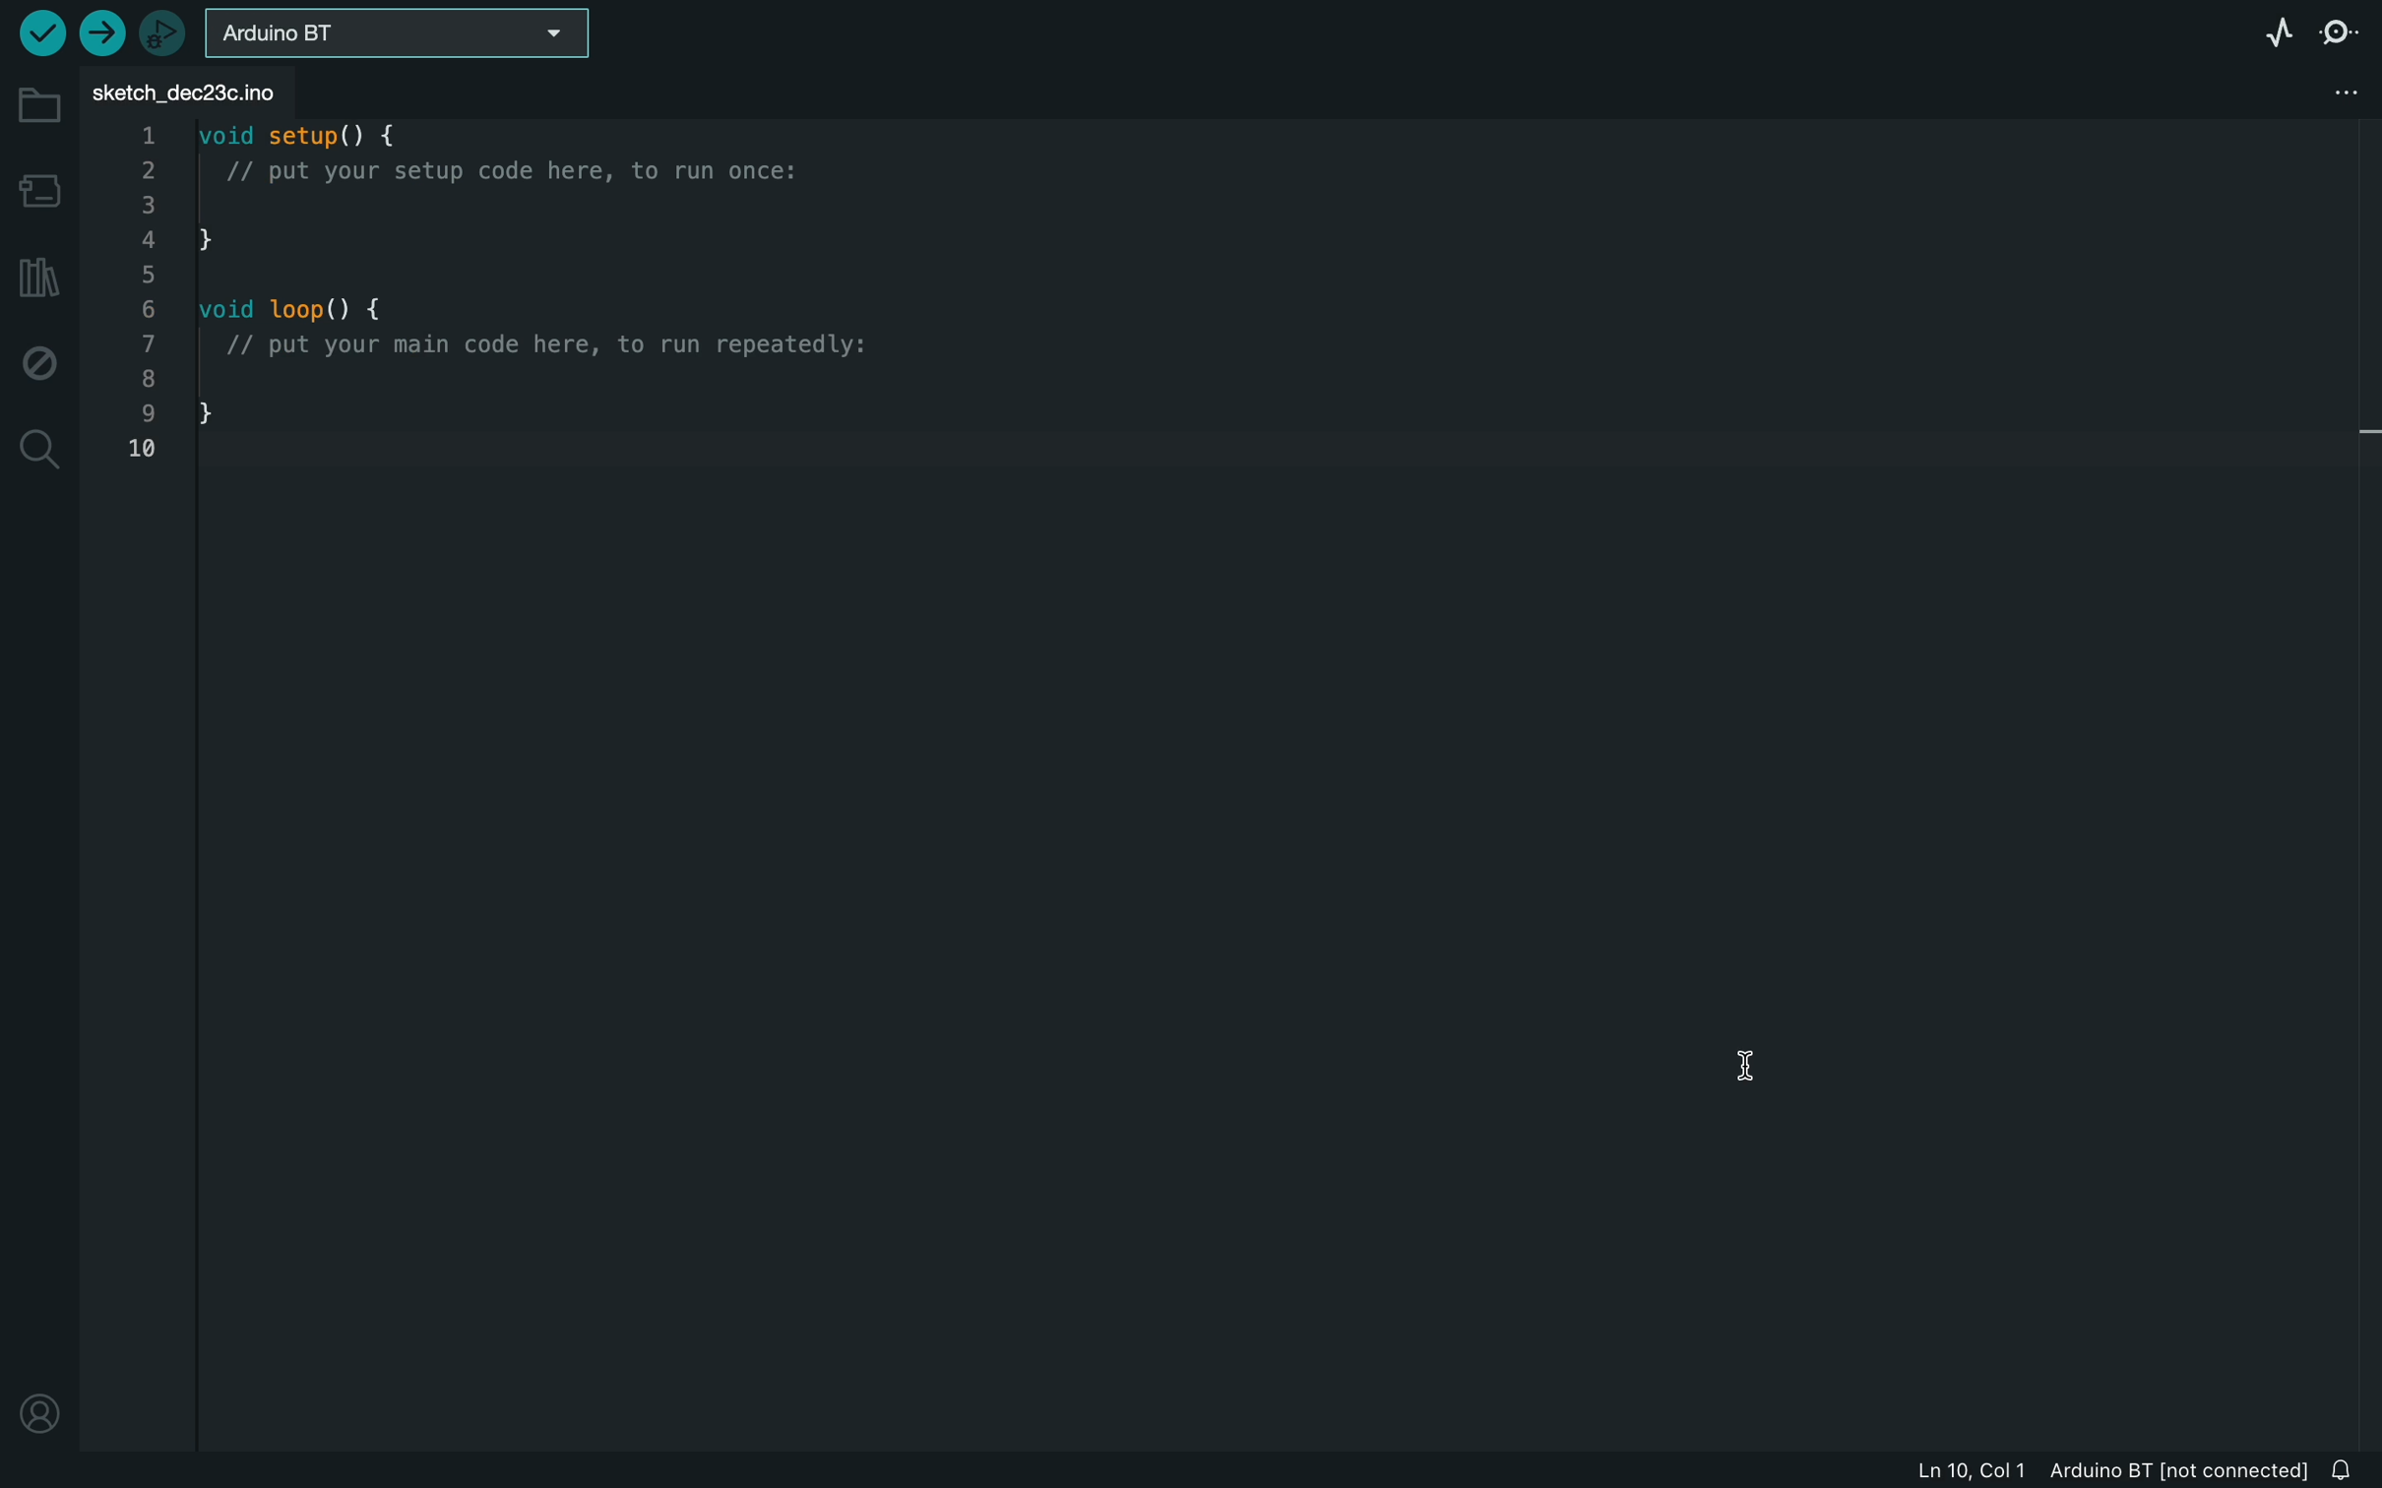 This screenshot has width=2382, height=1488. What do you see at coordinates (40, 448) in the screenshot?
I see `search` at bounding box center [40, 448].